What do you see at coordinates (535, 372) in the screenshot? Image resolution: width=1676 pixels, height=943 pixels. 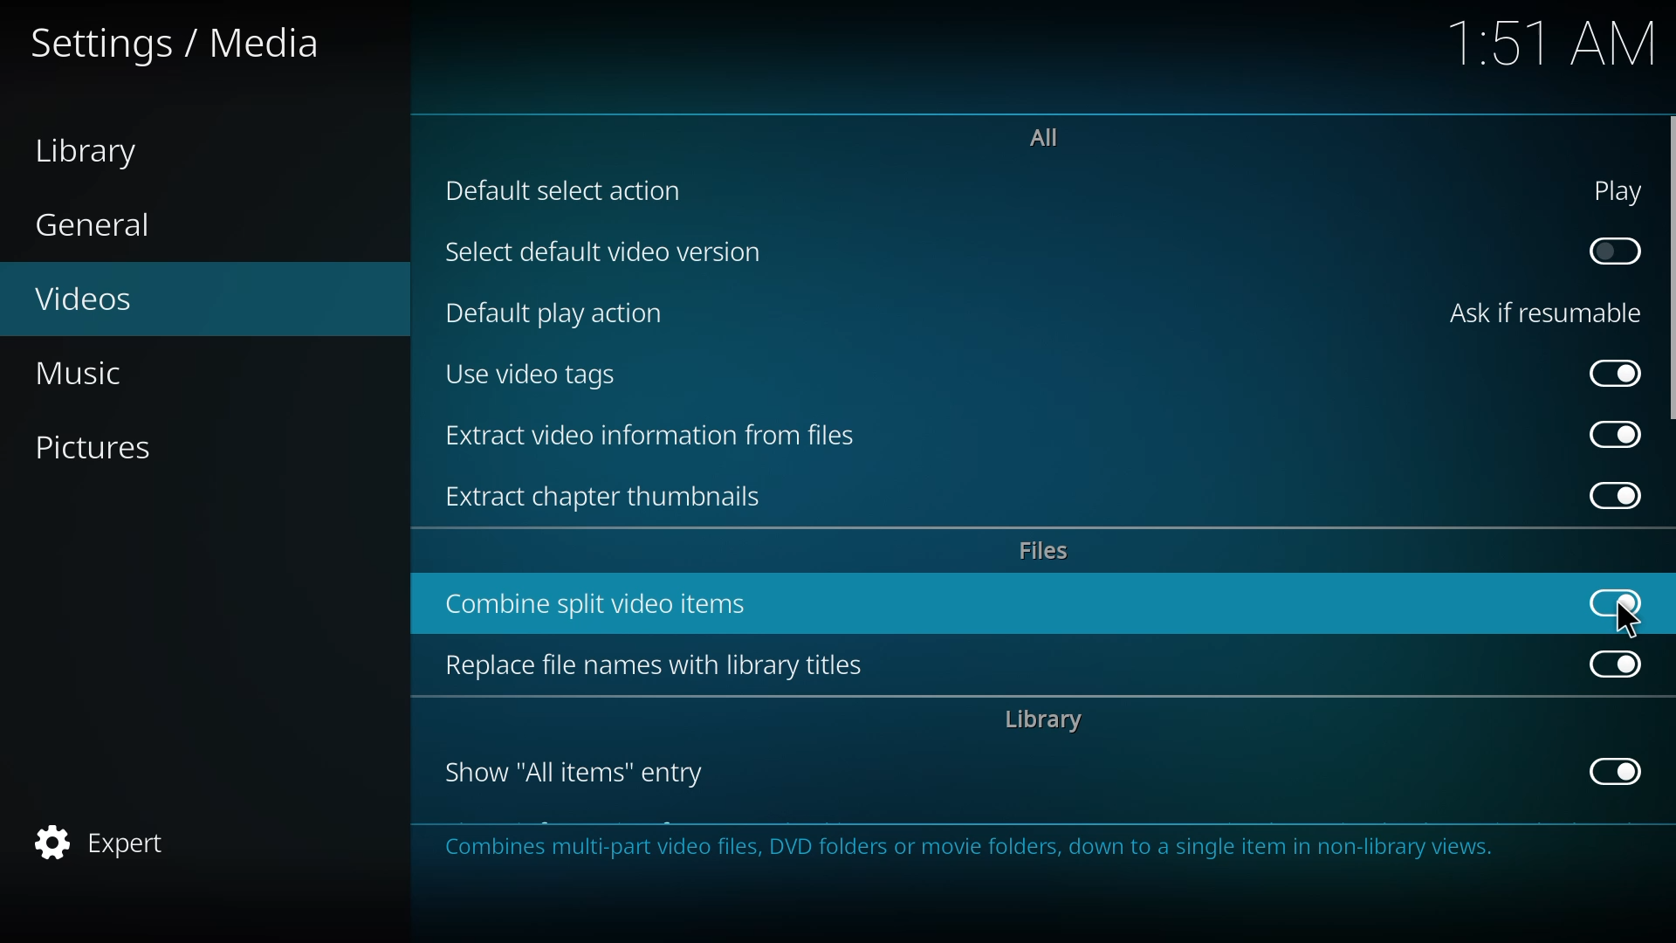 I see `use video tags` at bounding box center [535, 372].